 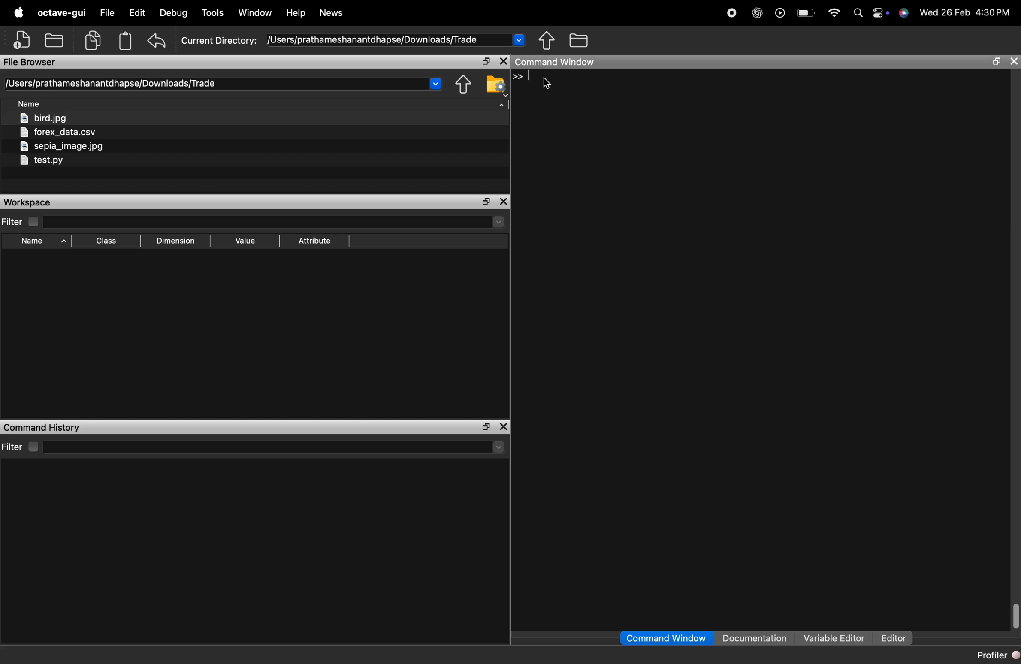 I want to click on copy, so click(x=94, y=40).